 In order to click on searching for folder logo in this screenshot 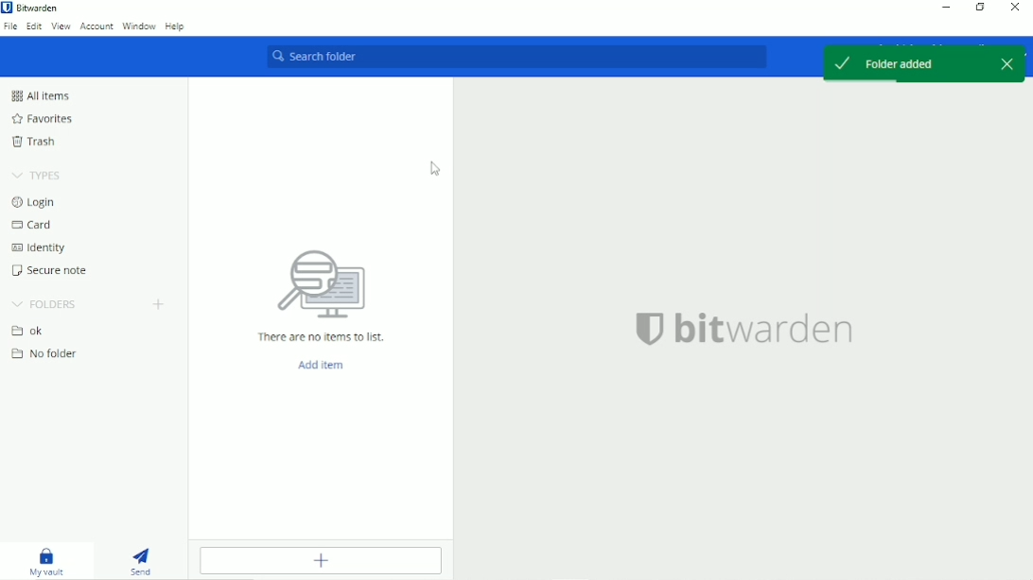, I will do `click(321, 281)`.